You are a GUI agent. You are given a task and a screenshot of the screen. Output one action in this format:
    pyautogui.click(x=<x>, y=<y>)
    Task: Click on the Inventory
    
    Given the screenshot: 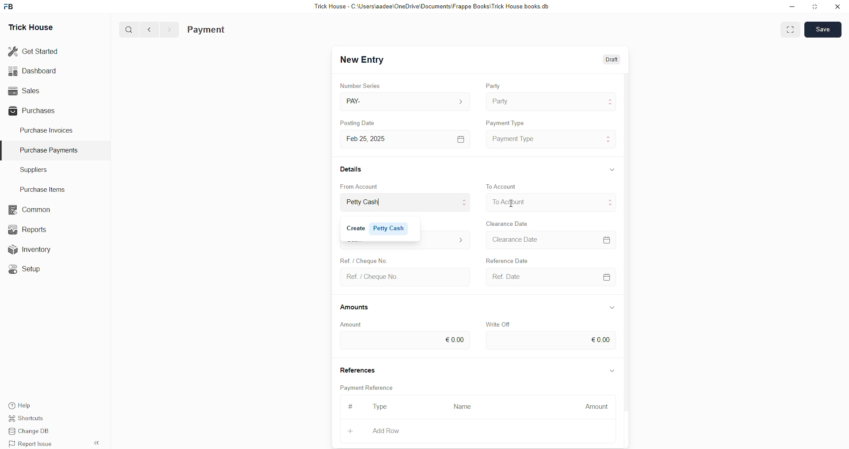 What is the action you would take?
    pyautogui.click(x=34, y=251)
    